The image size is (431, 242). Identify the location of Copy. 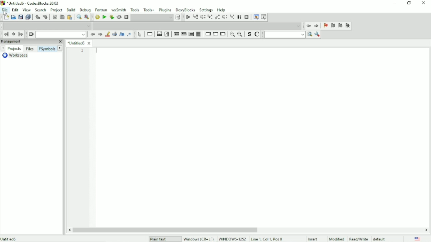
(62, 17).